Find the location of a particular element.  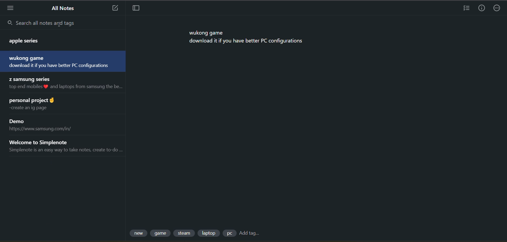

search all notes and tags is located at coordinates (62, 22).